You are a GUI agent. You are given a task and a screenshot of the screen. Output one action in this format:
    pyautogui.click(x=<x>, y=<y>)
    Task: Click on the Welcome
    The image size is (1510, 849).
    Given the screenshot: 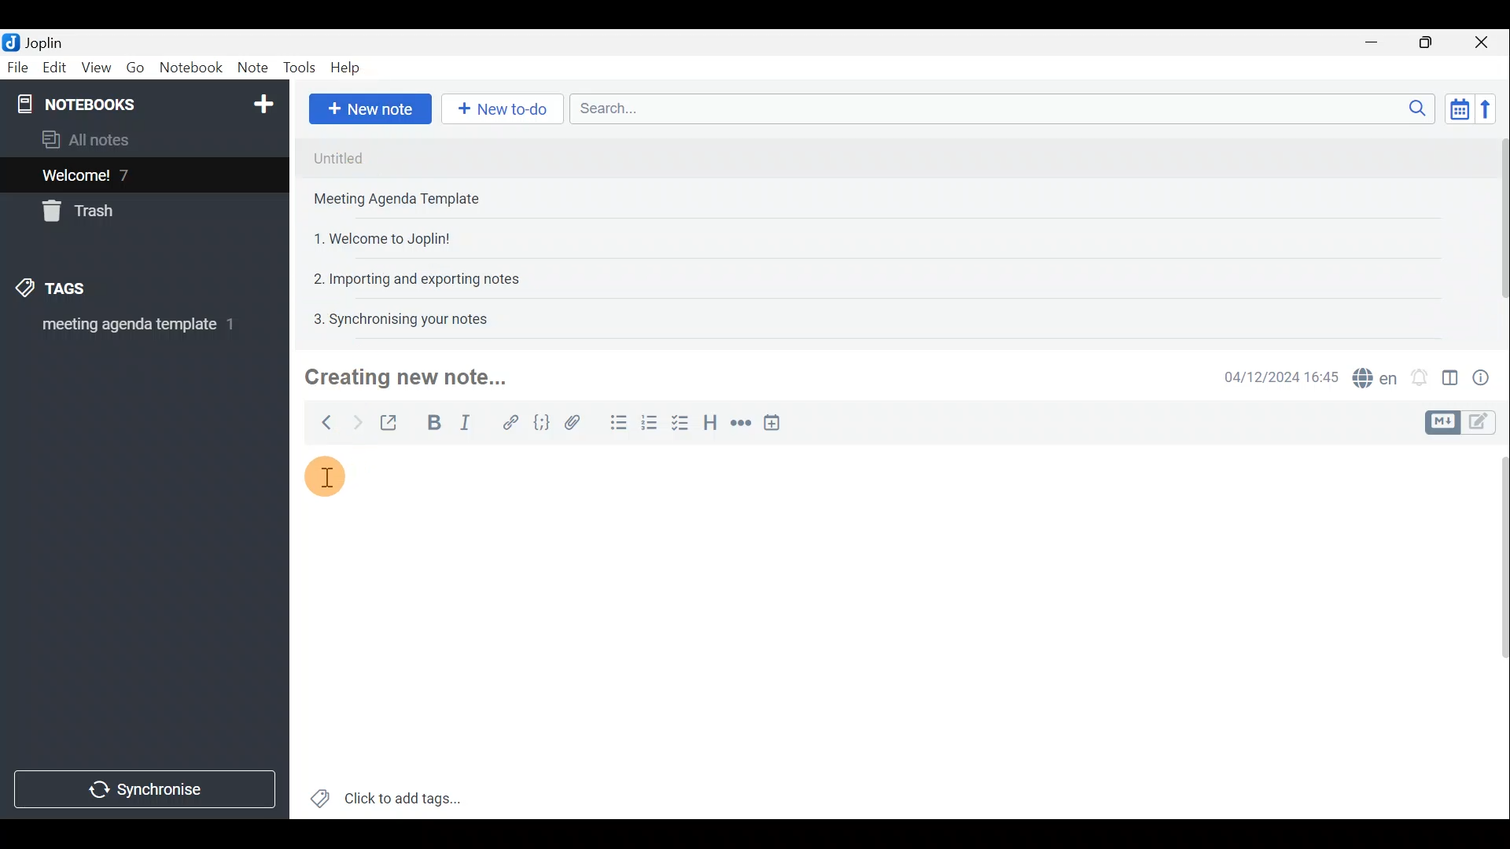 What is the action you would take?
    pyautogui.click(x=120, y=175)
    